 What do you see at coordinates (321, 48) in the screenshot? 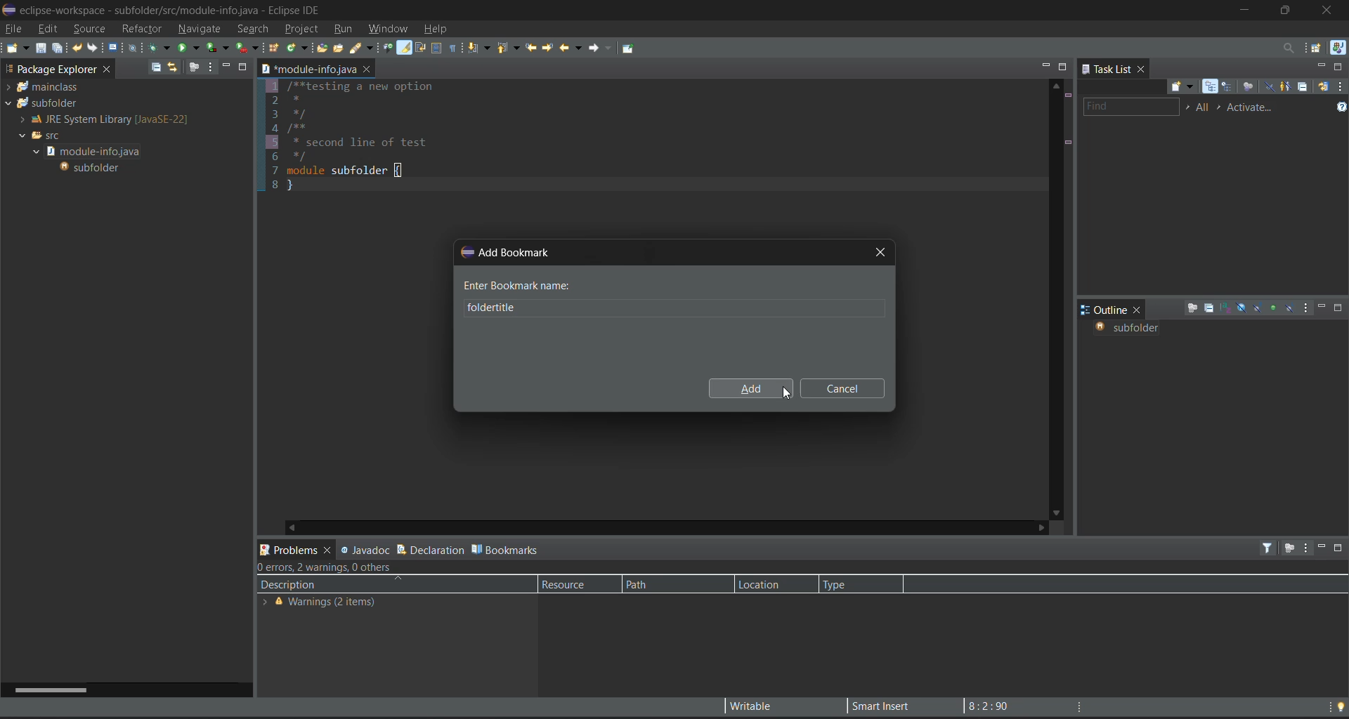
I see `open type` at bounding box center [321, 48].